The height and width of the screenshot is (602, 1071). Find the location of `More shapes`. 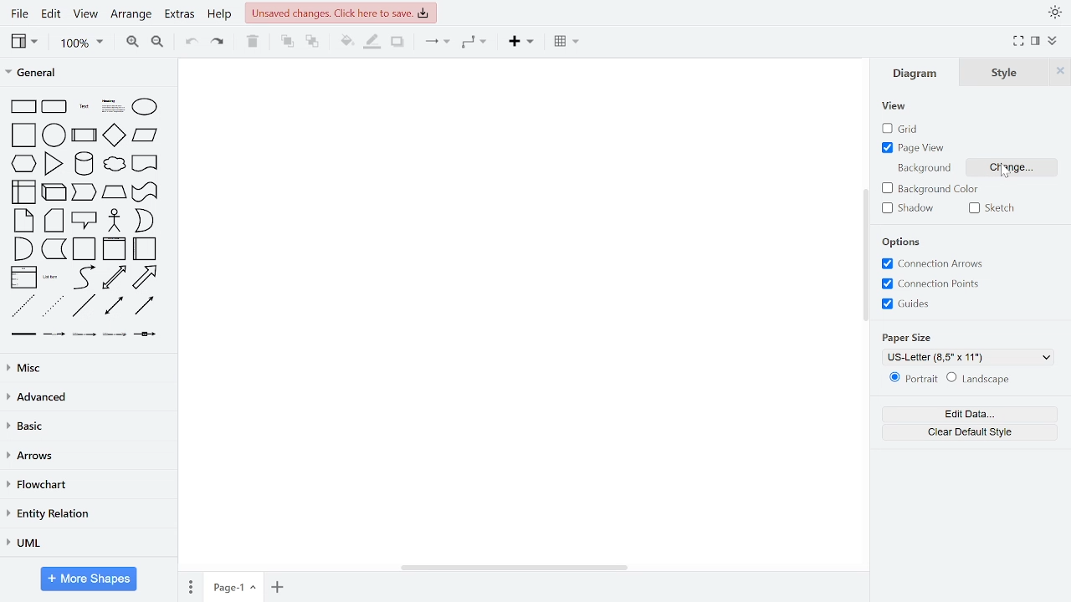

More shapes is located at coordinates (89, 579).